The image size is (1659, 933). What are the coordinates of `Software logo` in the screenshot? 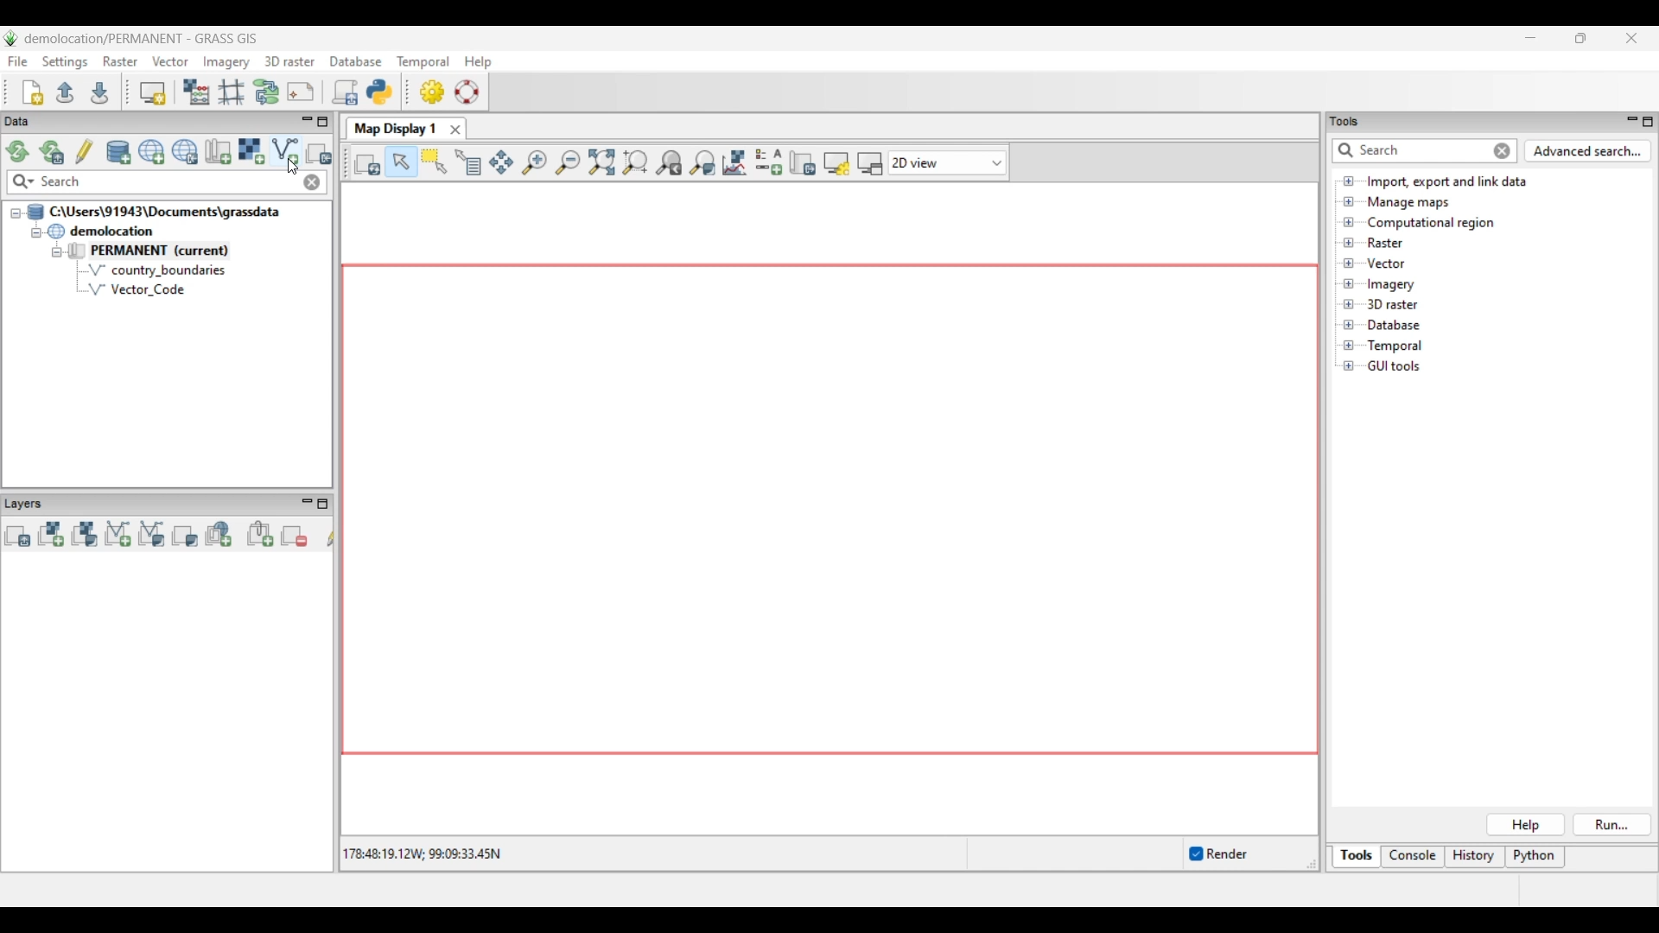 It's located at (11, 38).